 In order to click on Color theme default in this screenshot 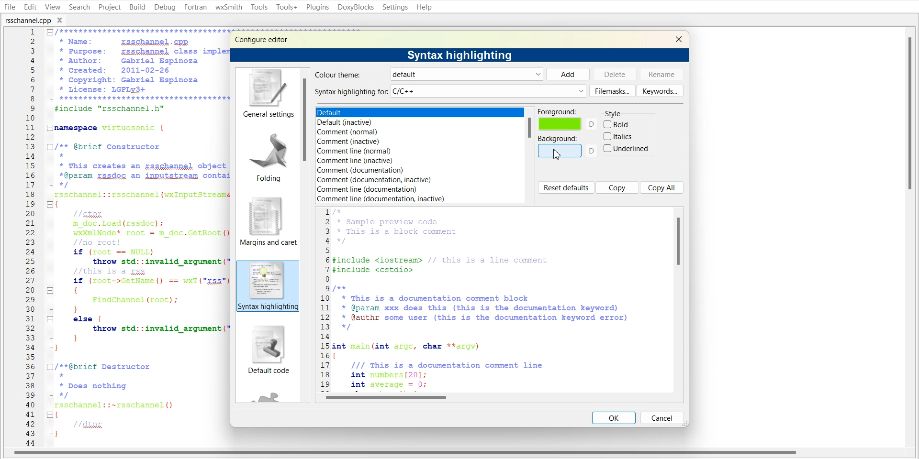, I will do `click(426, 74)`.